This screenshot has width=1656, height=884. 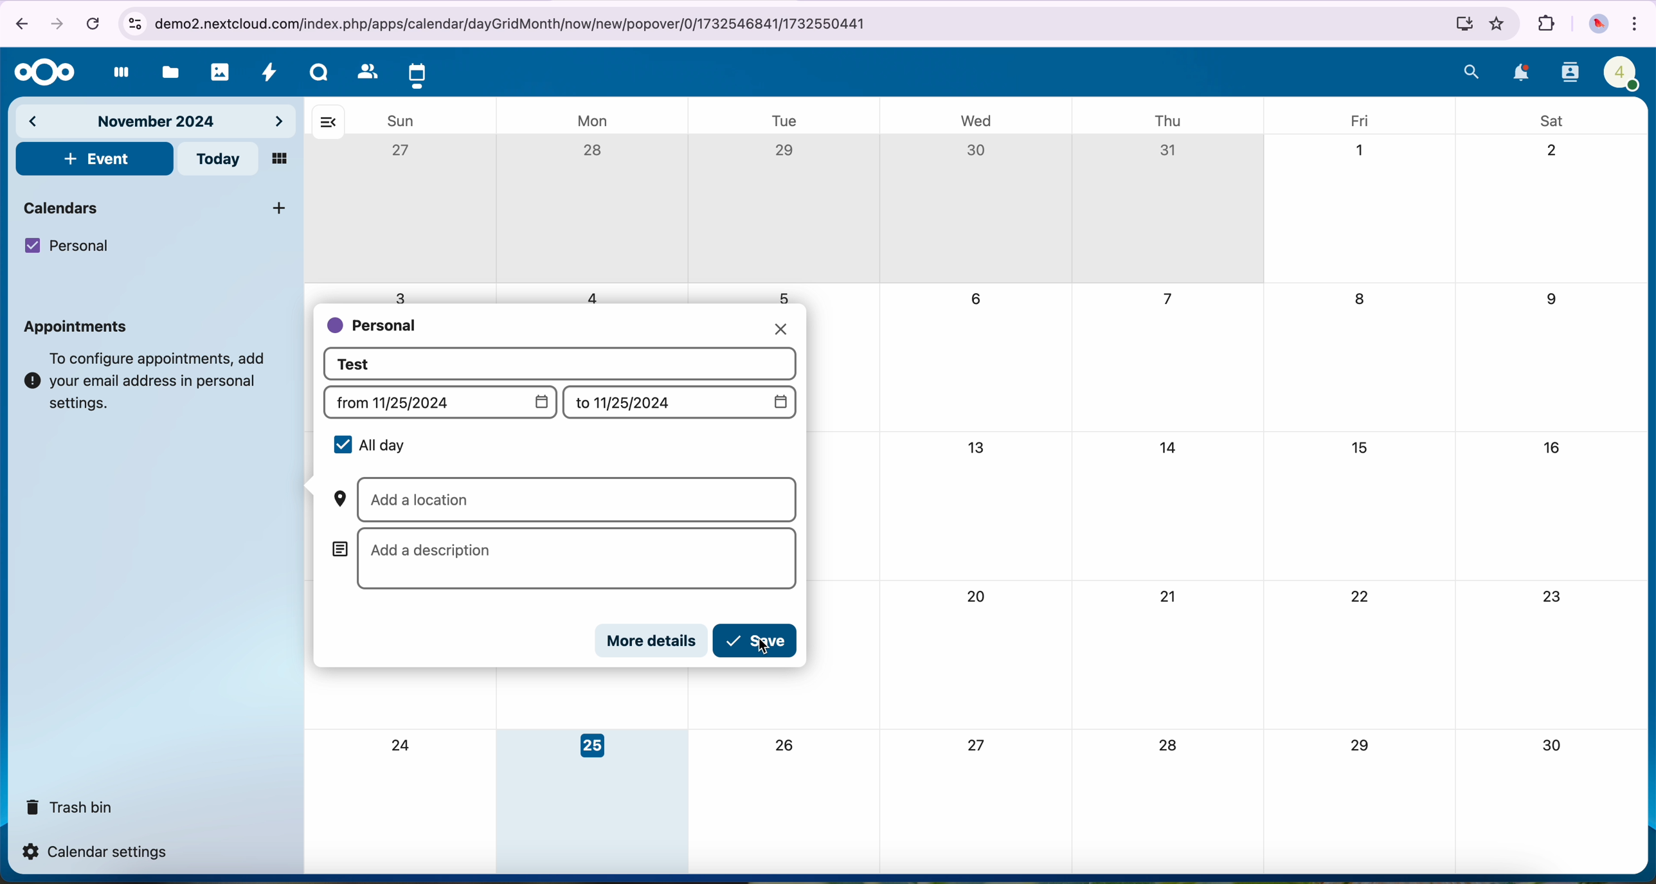 What do you see at coordinates (273, 73) in the screenshot?
I see `activity` at bounding box center [273, 73].